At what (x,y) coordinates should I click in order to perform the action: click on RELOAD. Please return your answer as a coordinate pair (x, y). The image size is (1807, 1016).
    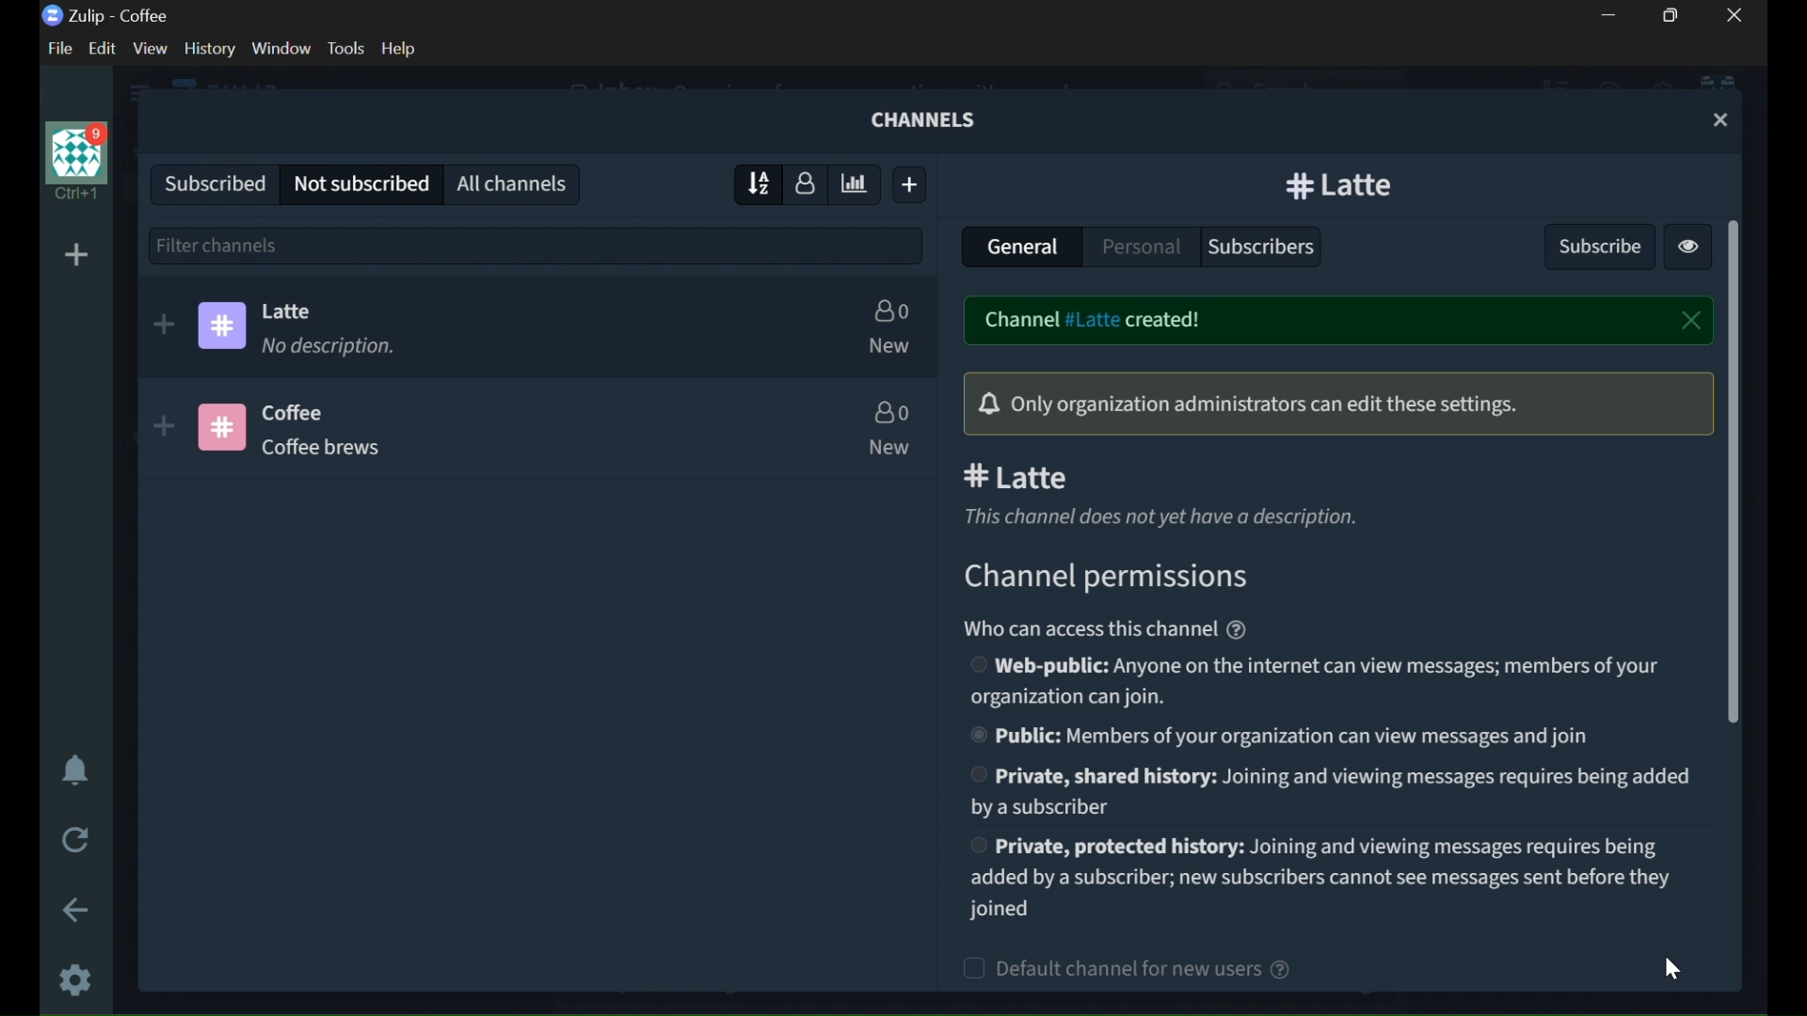
    Looking at the image, I should click on (78, 837).